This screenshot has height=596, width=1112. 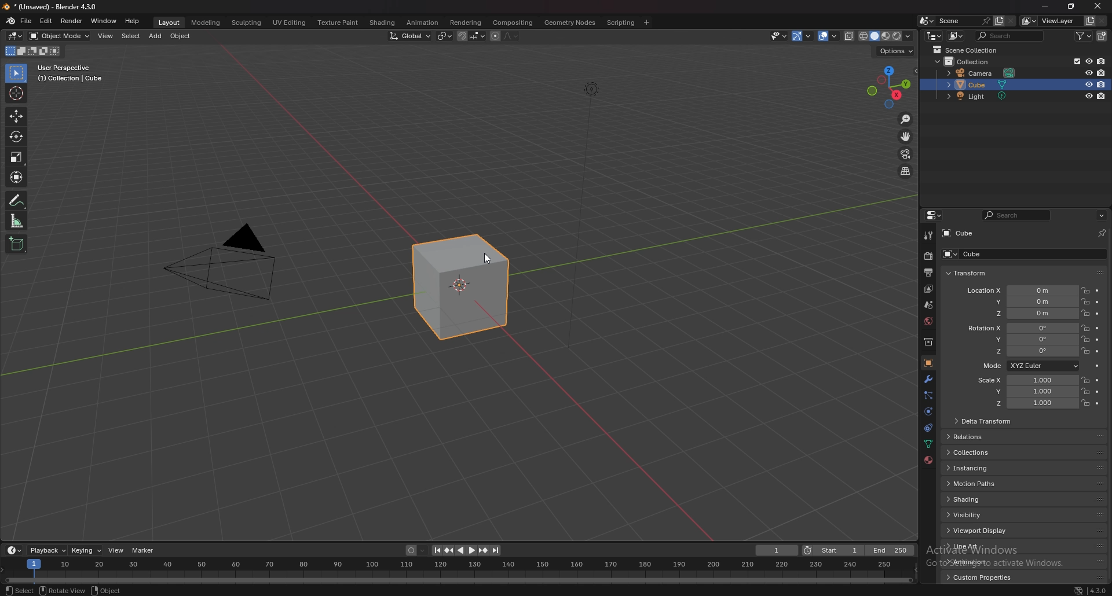 What do you see at coordinates (1098, 291) in the screenshot?
I see `animate property` at bounding box center [1098, 291].